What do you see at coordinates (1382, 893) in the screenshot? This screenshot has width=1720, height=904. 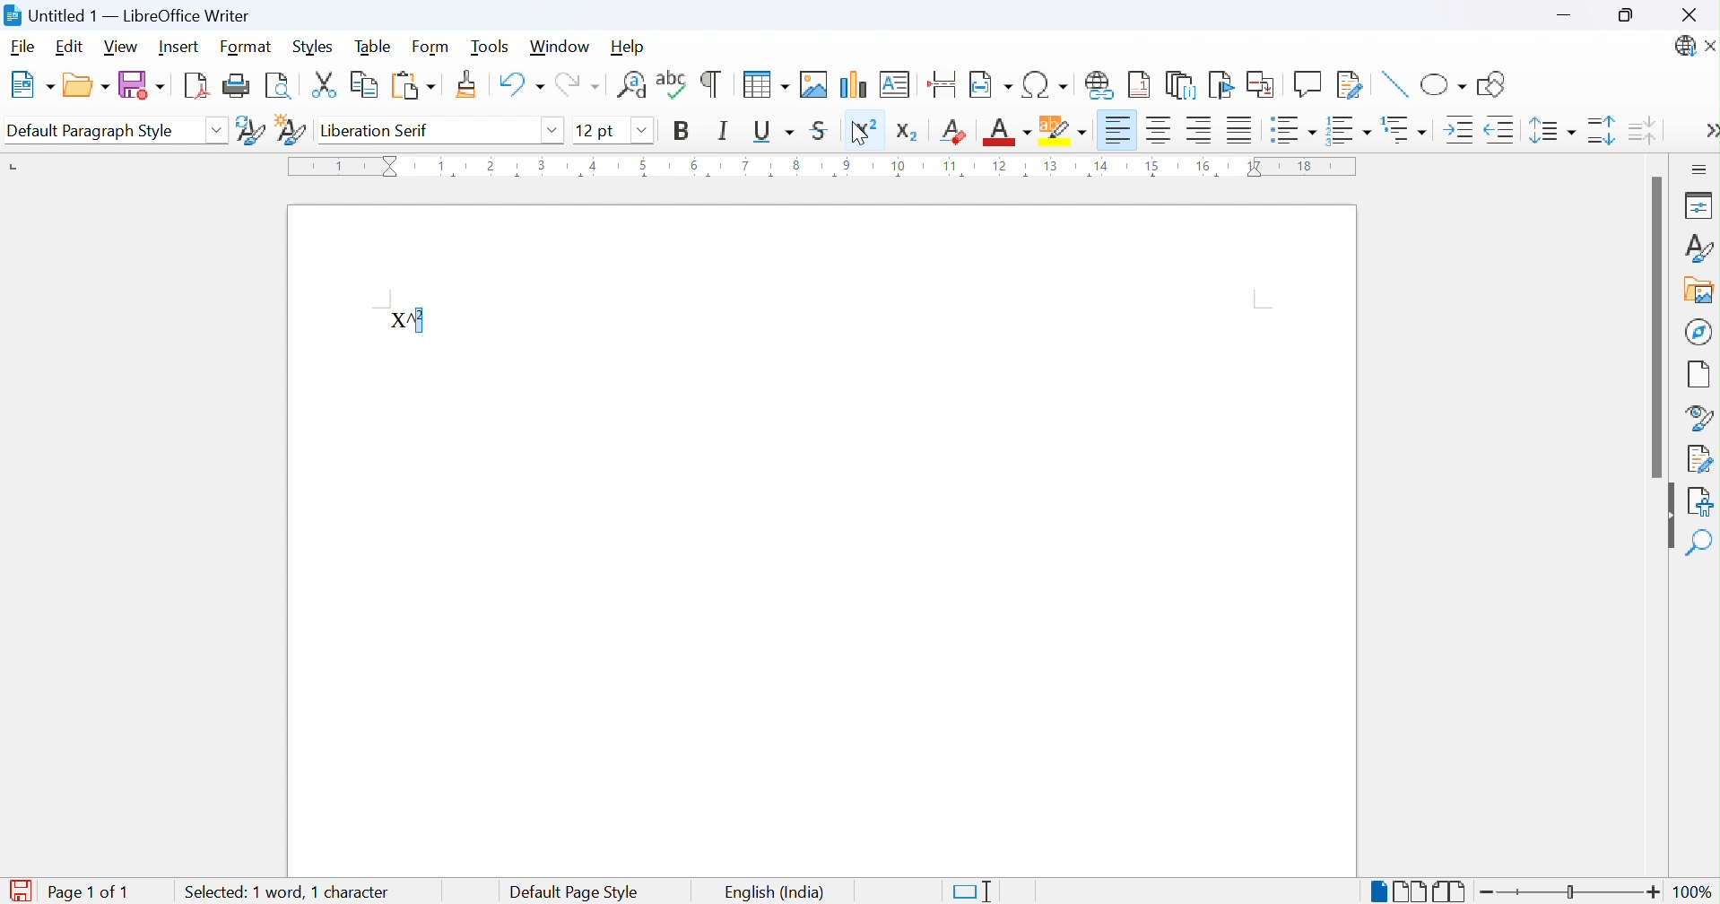 I see `Single-page view` at bounding box center [1382, 893].